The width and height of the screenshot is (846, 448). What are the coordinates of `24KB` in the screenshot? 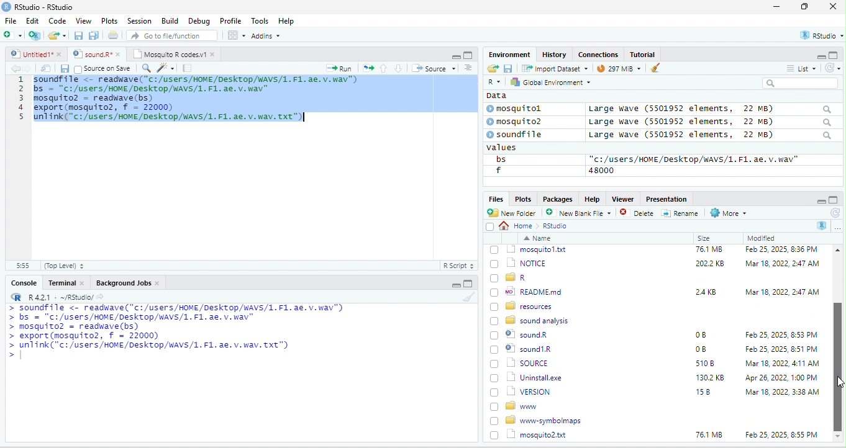 It's located at (704, 365).